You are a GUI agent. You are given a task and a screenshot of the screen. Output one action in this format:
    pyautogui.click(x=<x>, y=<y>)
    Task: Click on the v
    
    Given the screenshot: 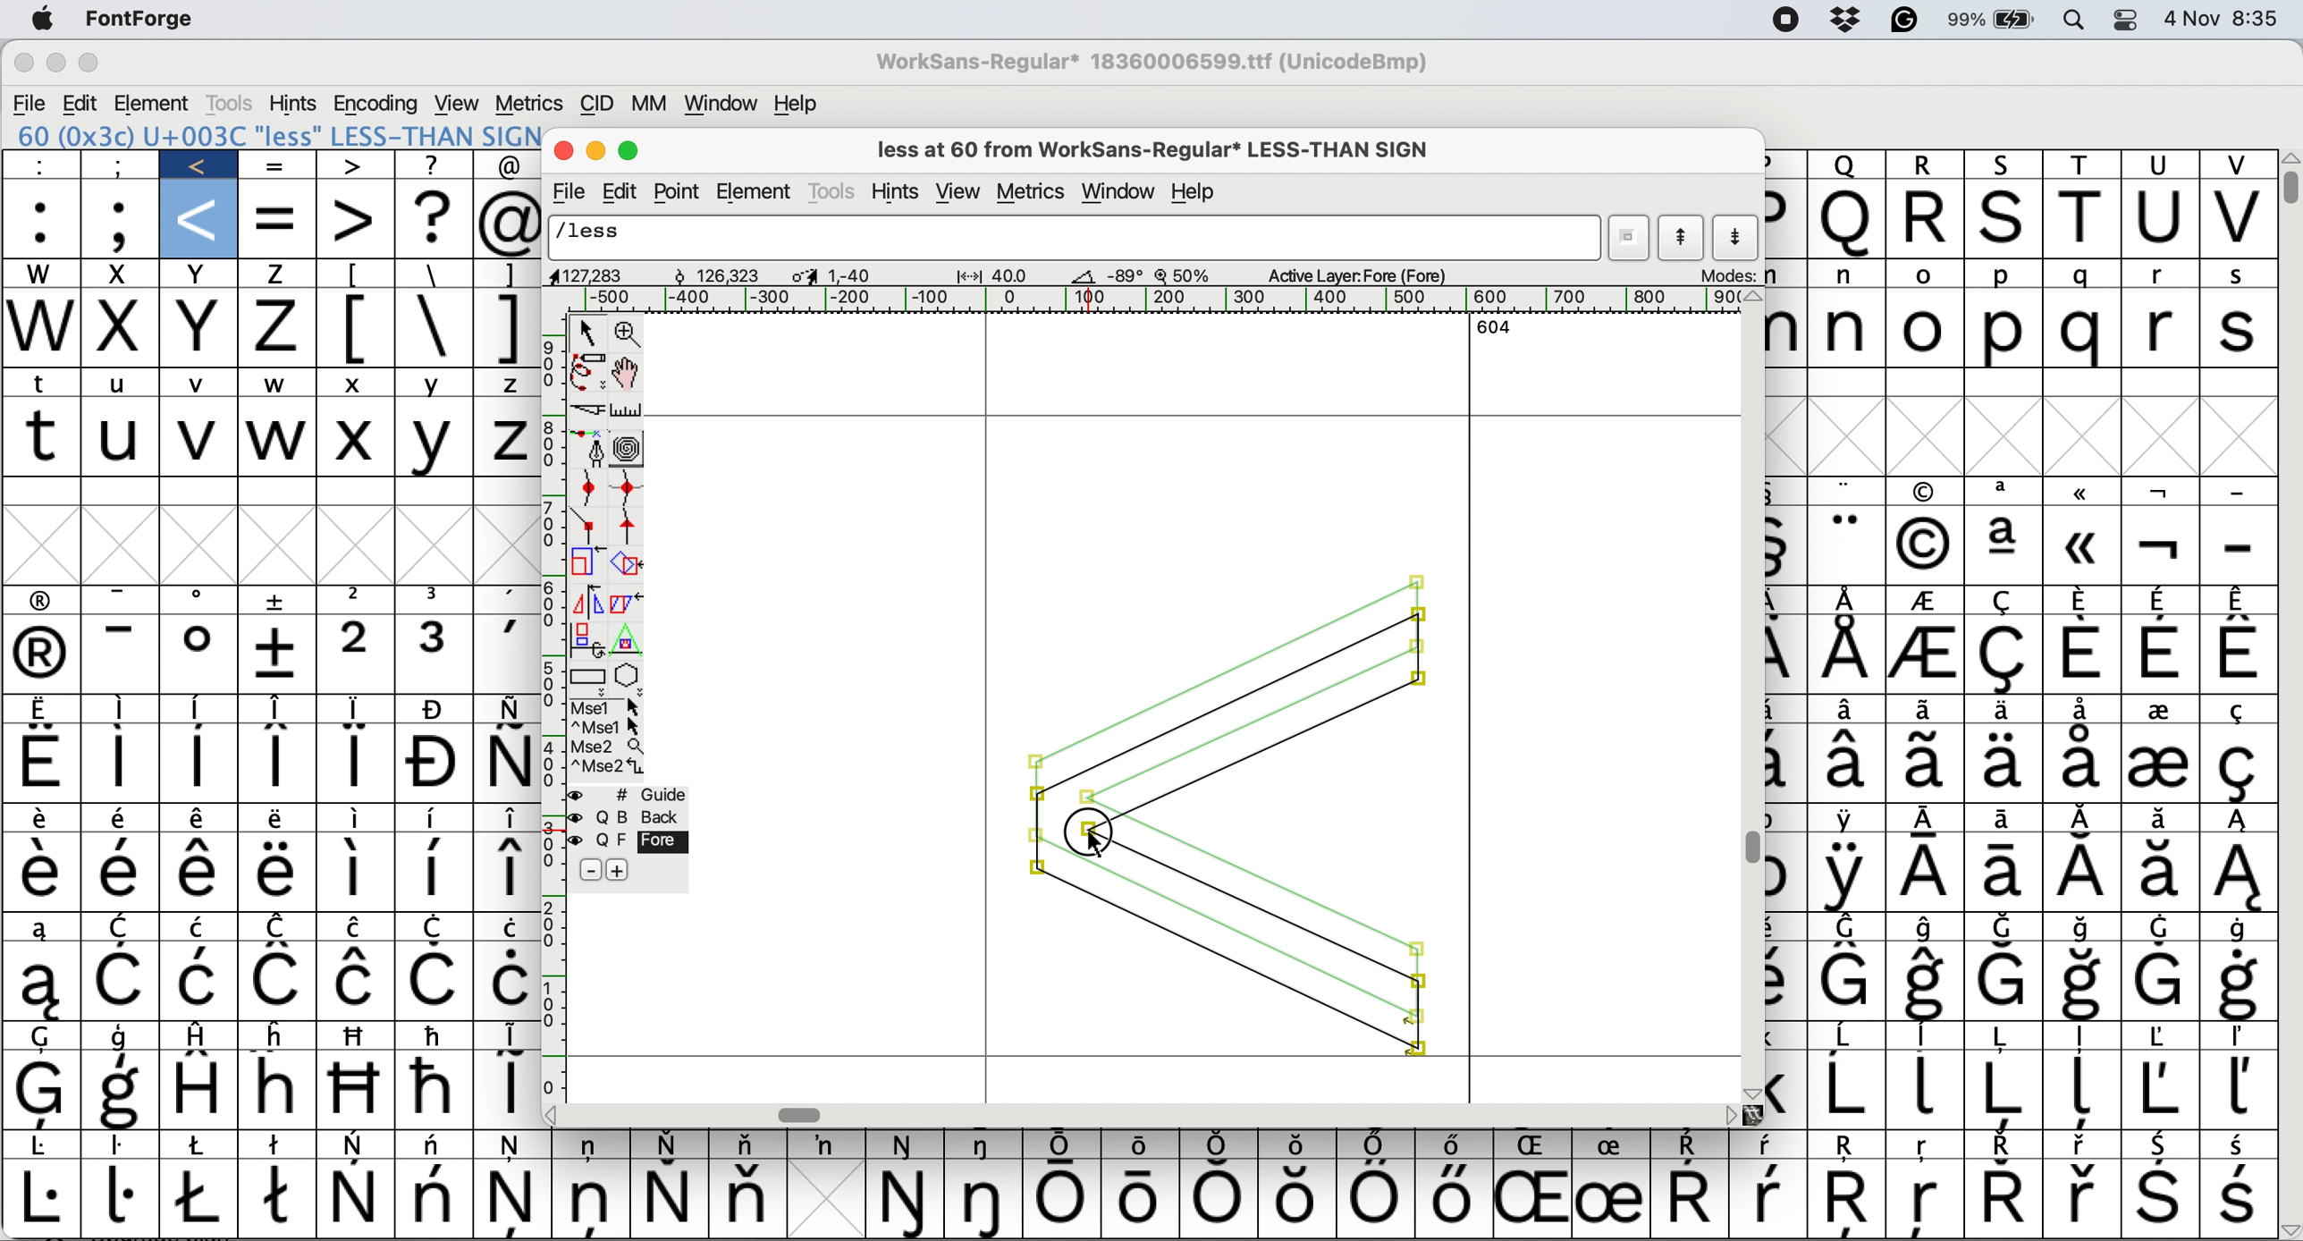 What is the action you would take?
    pyautogui.click(x=207, y=383)
    